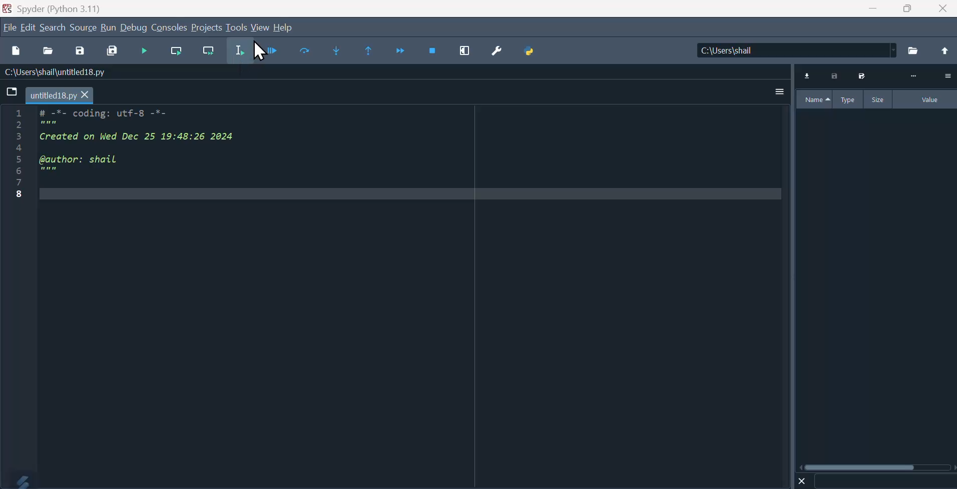  I want to click on Open, so click(50, 52).